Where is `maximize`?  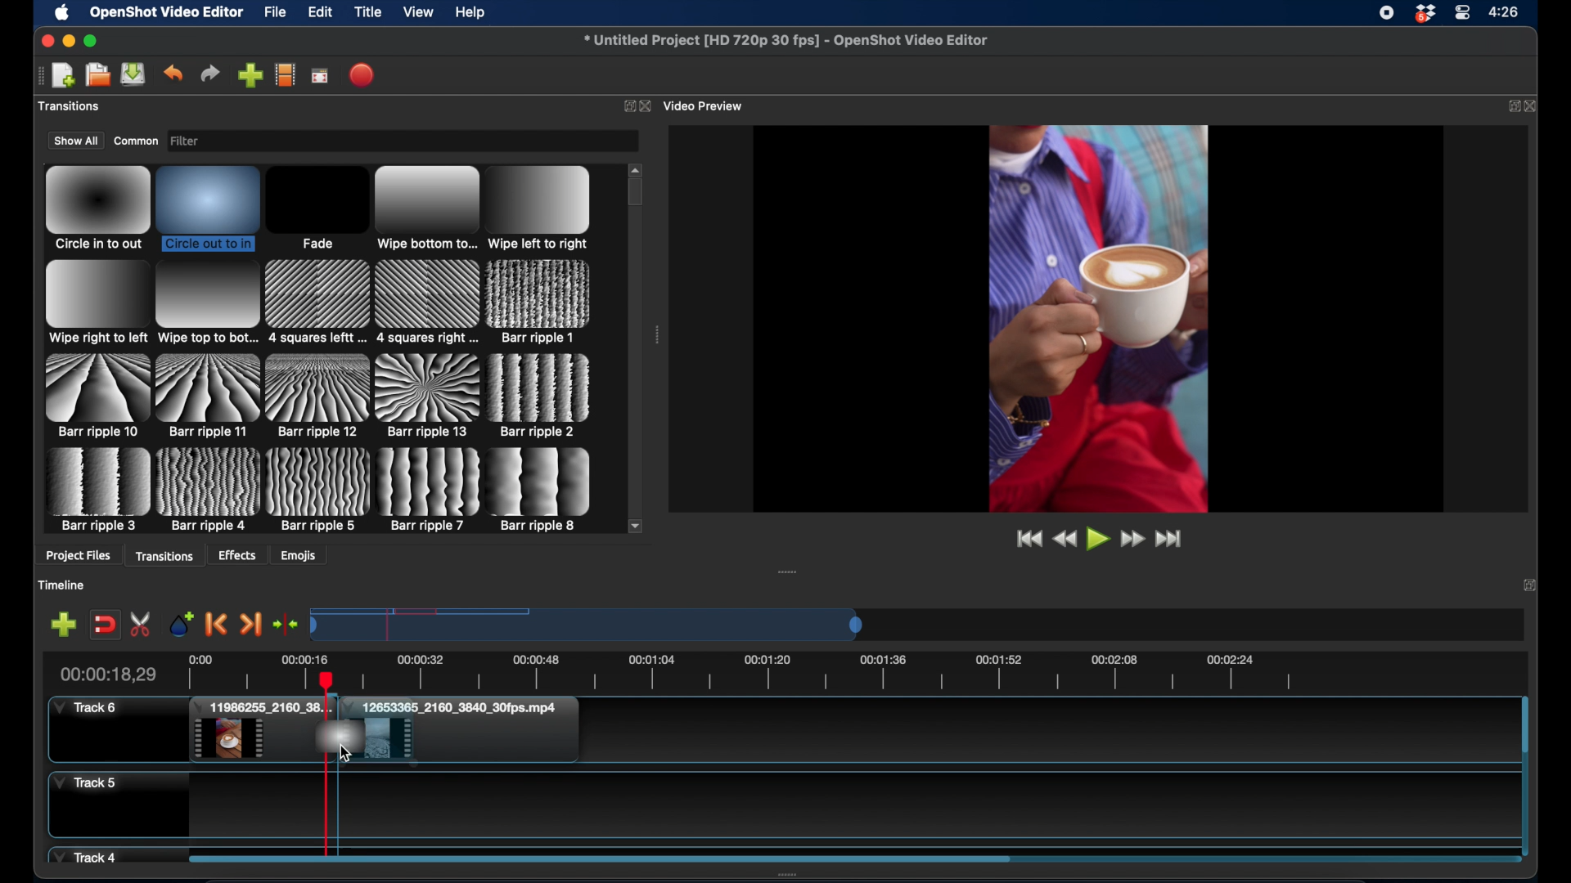
maximize is located at coordinates (91, 41).